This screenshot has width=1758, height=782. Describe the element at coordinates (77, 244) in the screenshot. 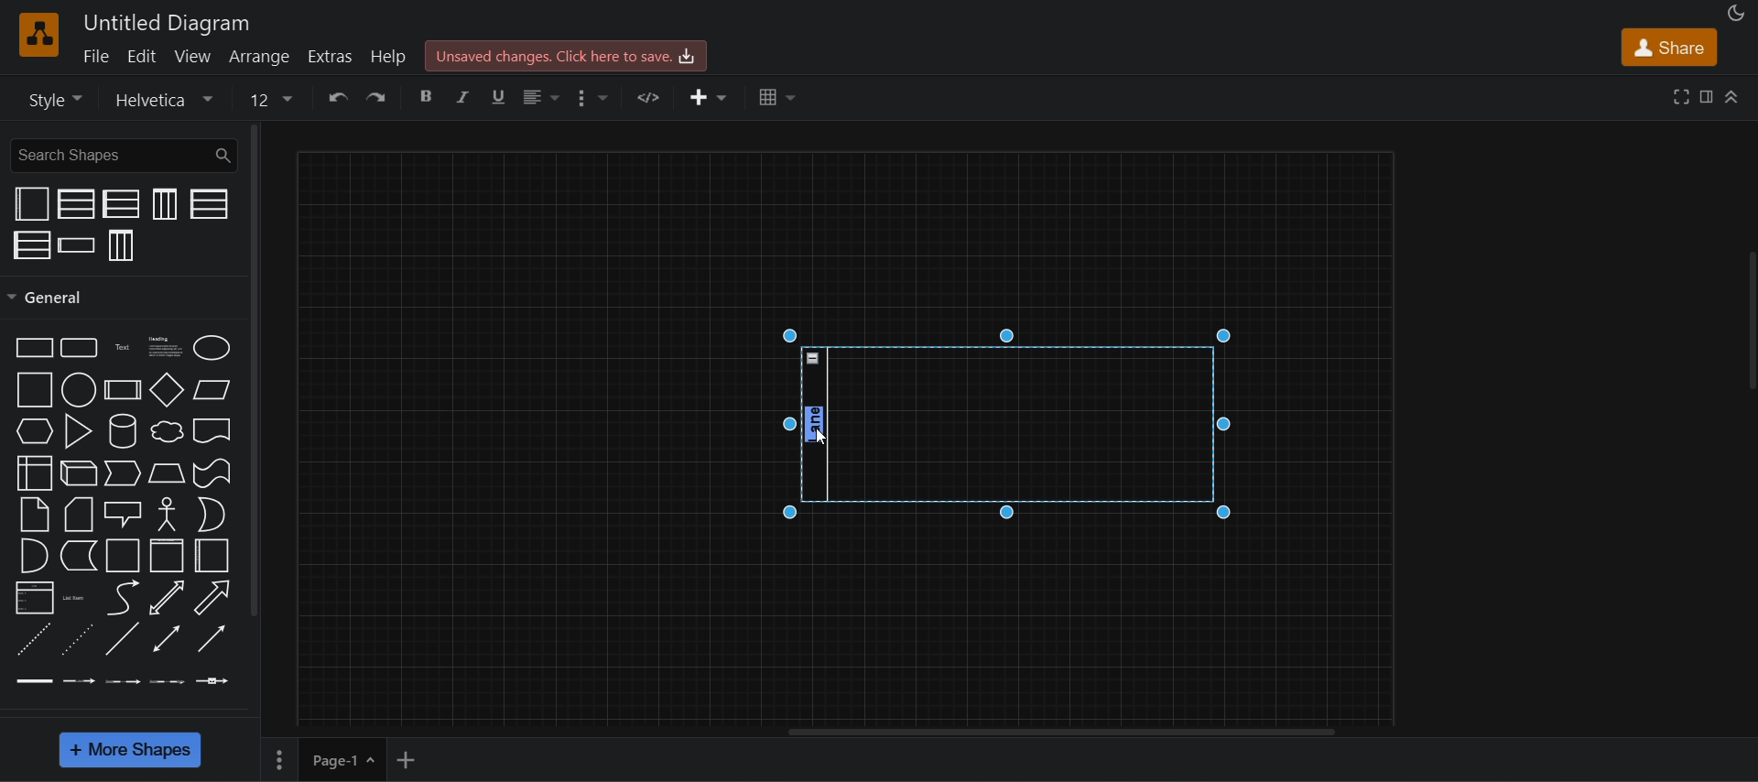

I see `horizontal swim lane` at that location.